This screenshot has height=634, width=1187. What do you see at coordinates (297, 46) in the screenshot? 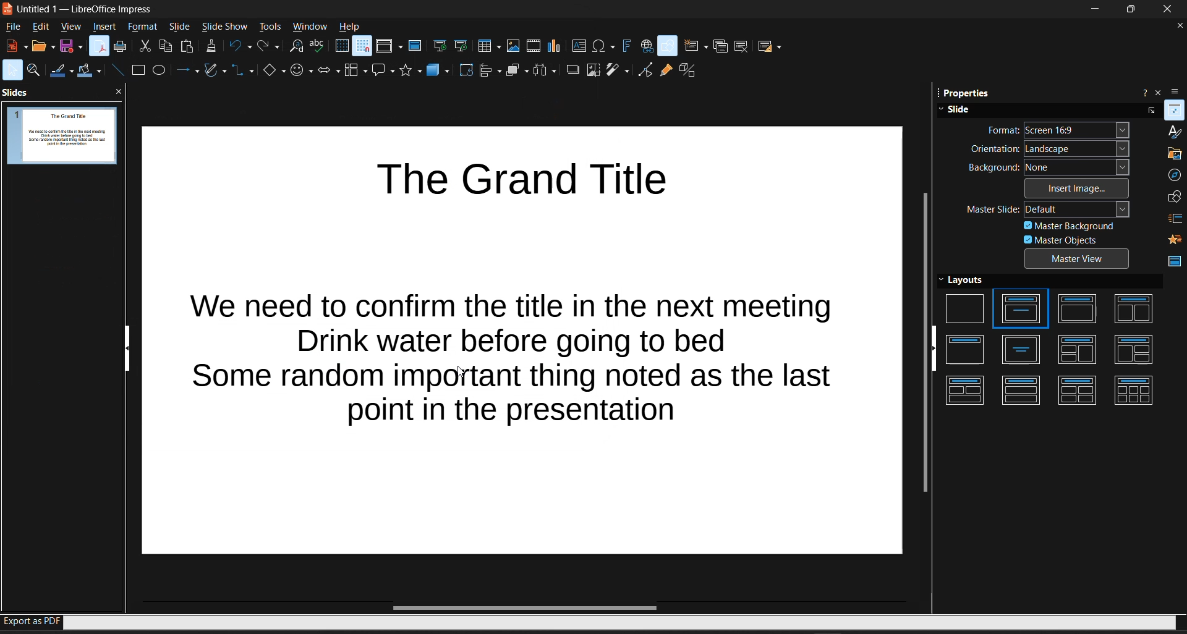
I see `find and replace` at bounding box center [297, 46].